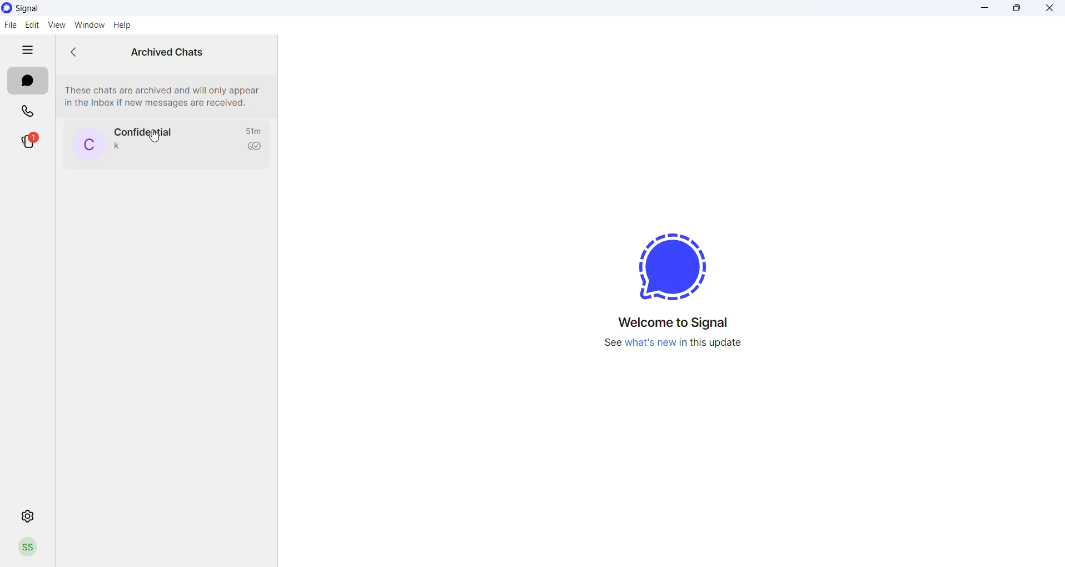  I want to click on profile, so click(31, 546).